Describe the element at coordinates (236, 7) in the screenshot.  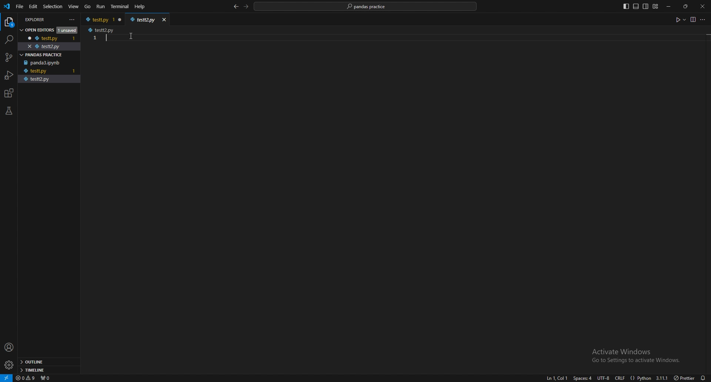
I see `back` at that location.